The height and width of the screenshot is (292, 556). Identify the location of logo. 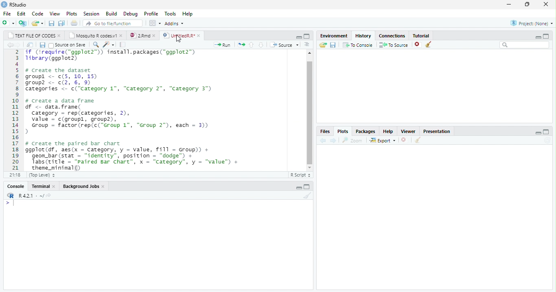
(4, 5).